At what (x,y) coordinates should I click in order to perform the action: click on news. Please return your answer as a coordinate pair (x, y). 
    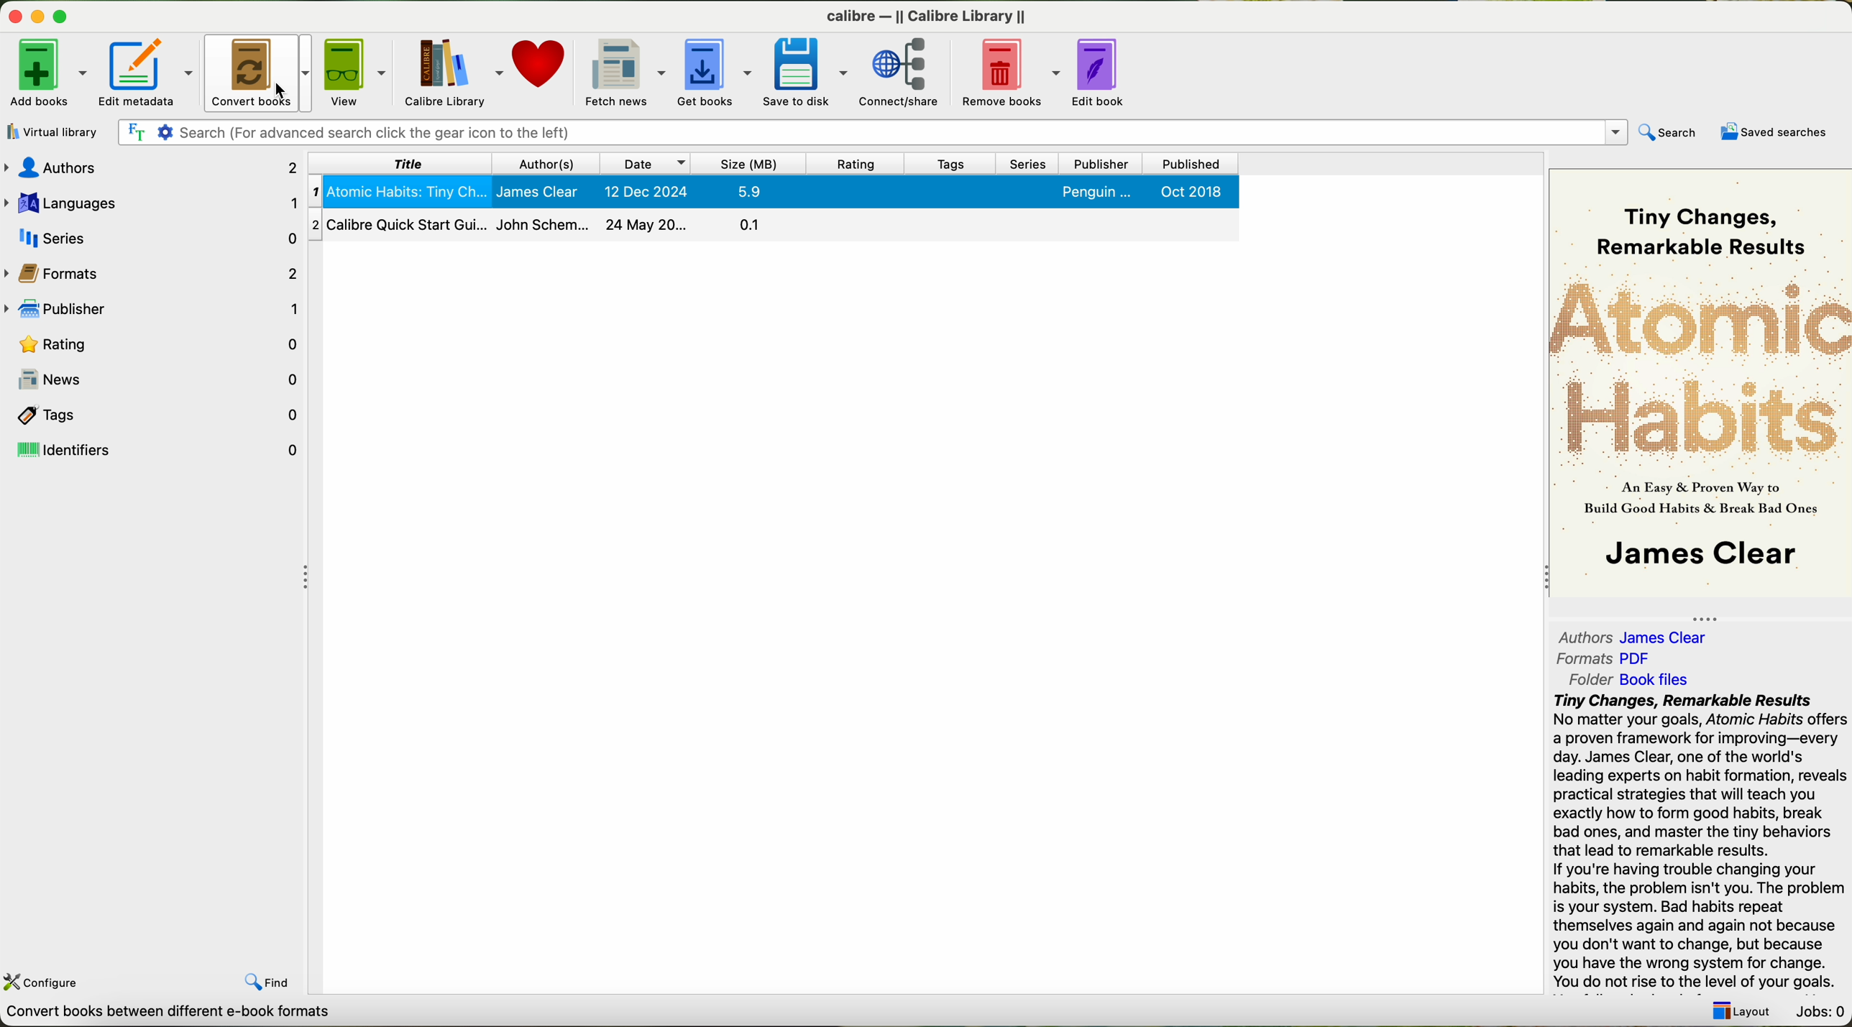
    Looking at the image, I should click on (155, 376).